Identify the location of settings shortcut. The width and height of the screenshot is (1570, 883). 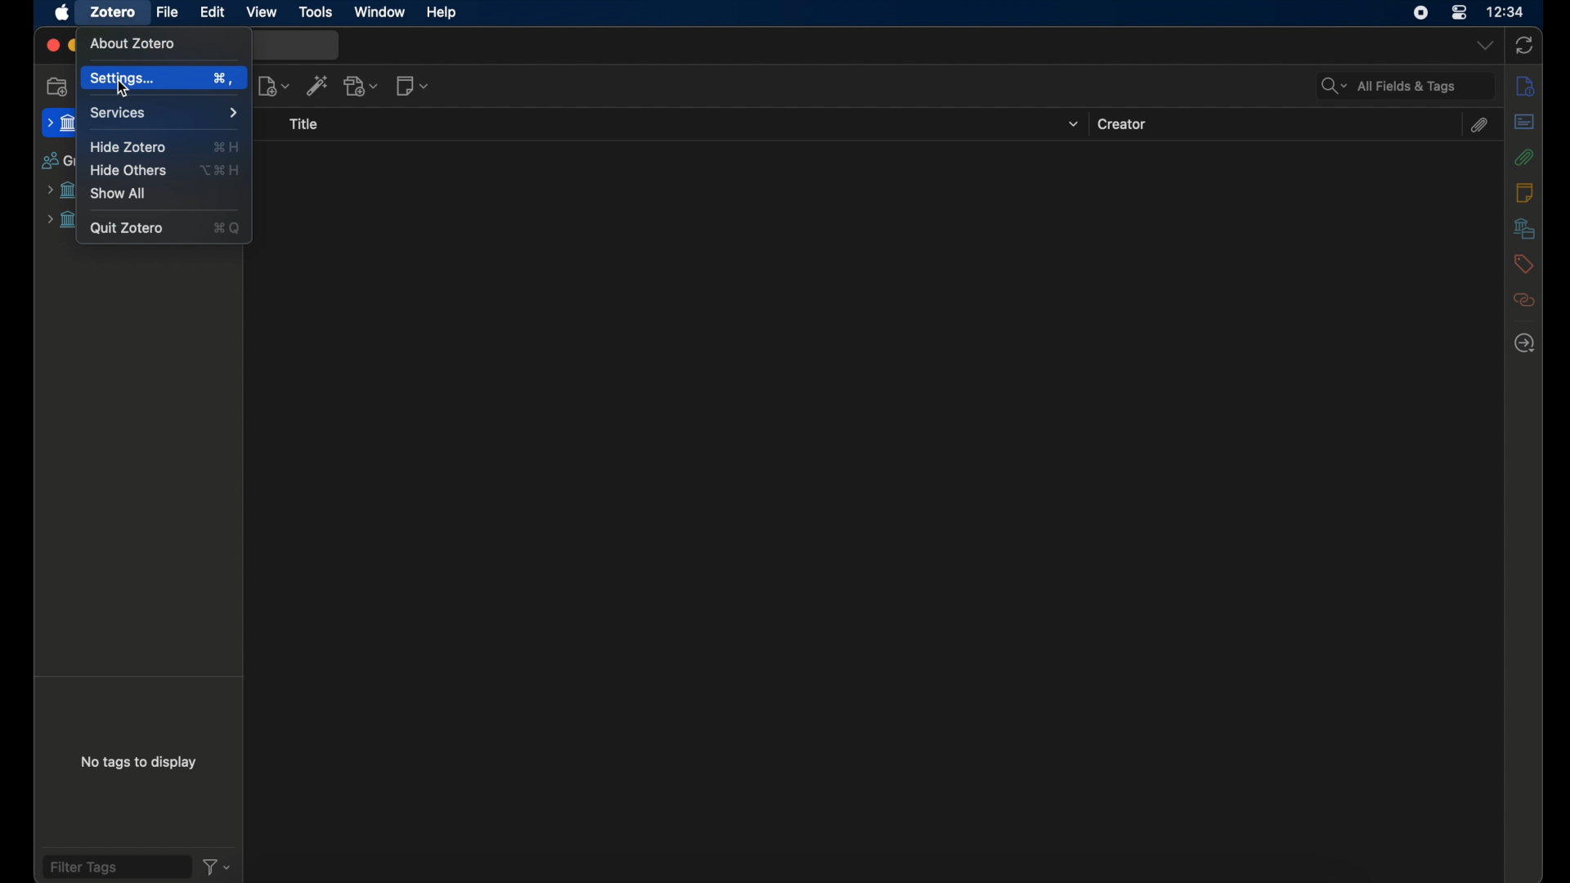
(222, 78).